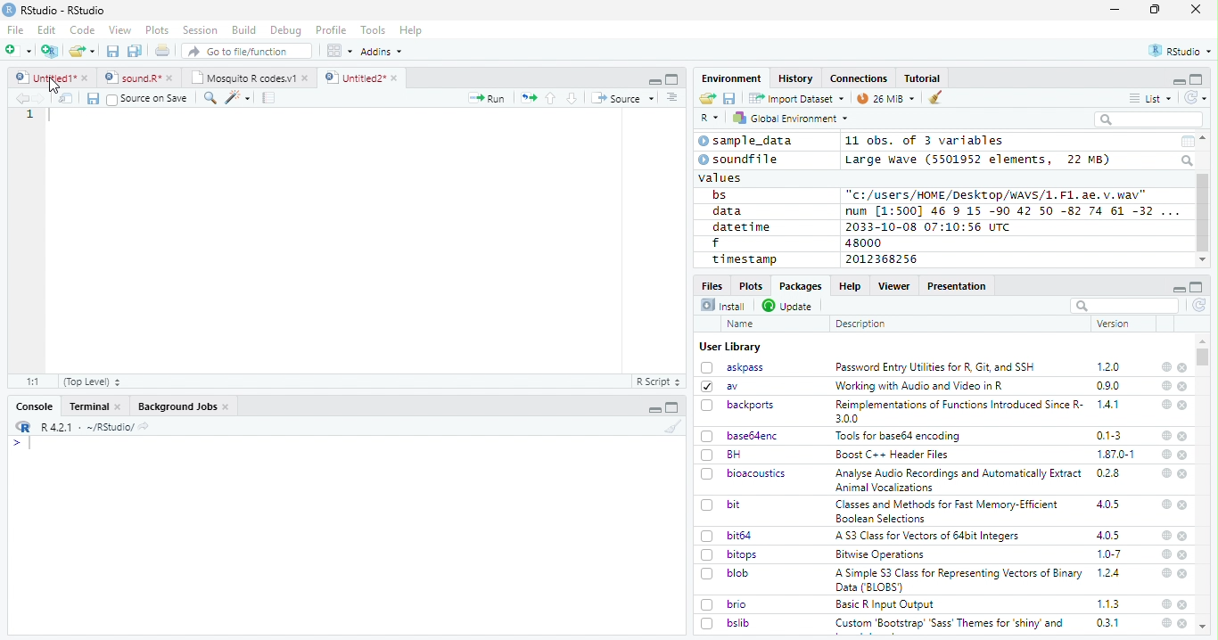  What do you see at coordinates (1181, 52) in the screenshot?
I see `RStudio` at bounding box center [1181, 52].